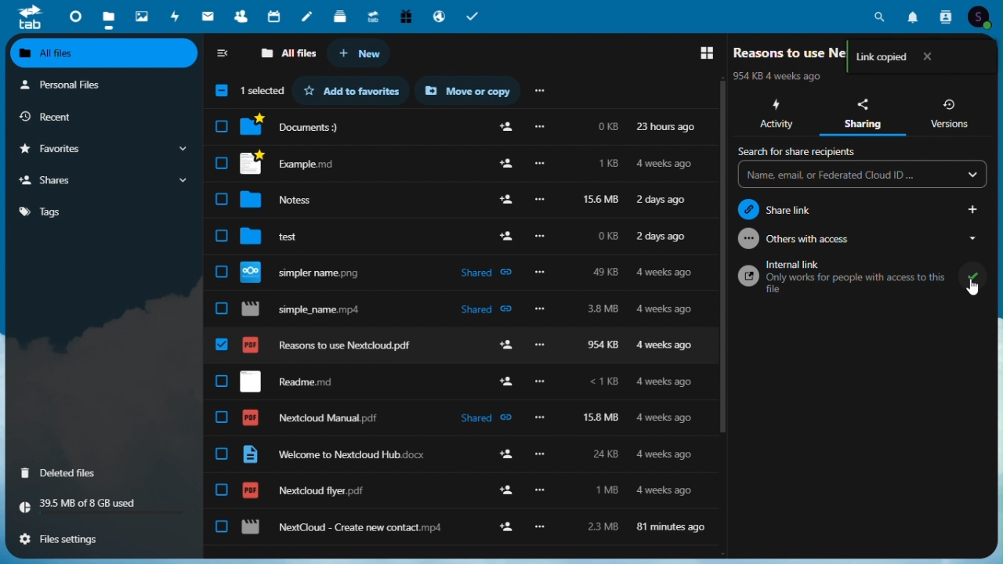 This screenshot has width=1003, height=564. I want to click on 954 kb, so click(599, 345).